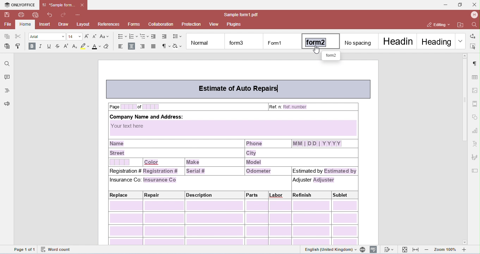 This screenshot has height=254, width=480. Describe the element at coordinates (388, 249) in the screenshot. I see `track changes` at that location.